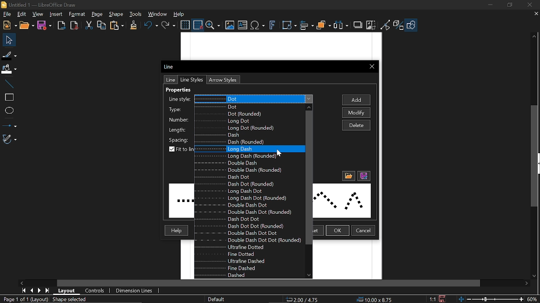 This screenshot has height=303, width=540. I want to click on Long dash, so click(247, 149).